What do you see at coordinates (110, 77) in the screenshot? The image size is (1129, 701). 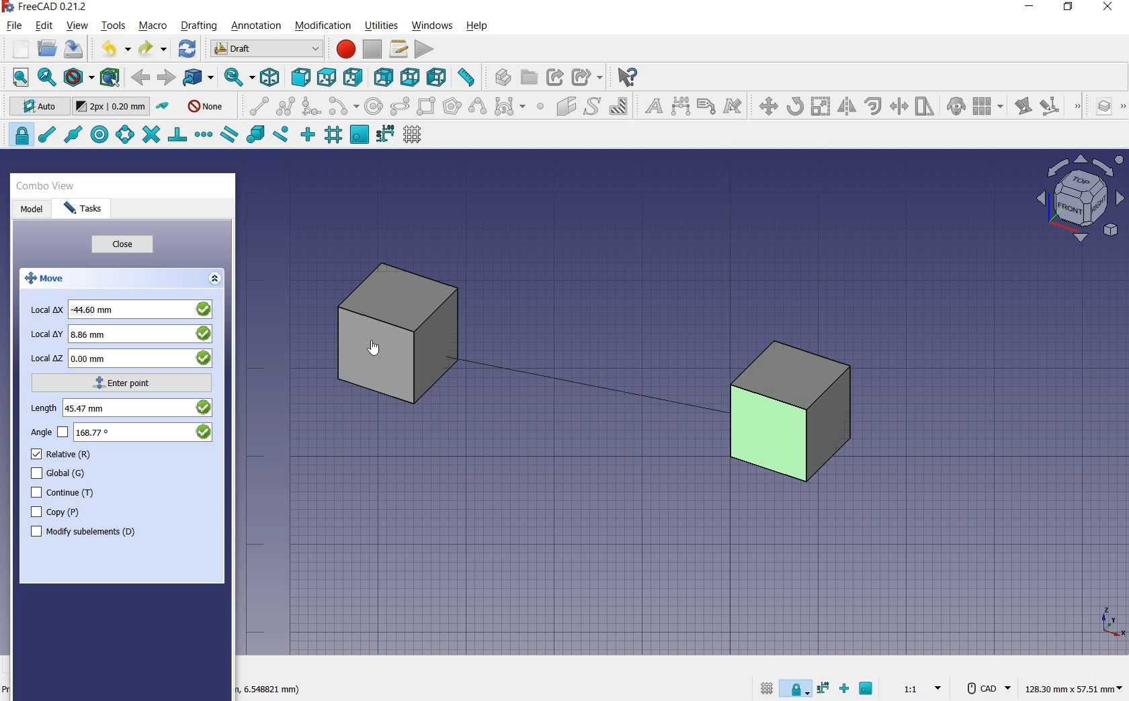 I see `bounding box` at bounding box center [110, 77].